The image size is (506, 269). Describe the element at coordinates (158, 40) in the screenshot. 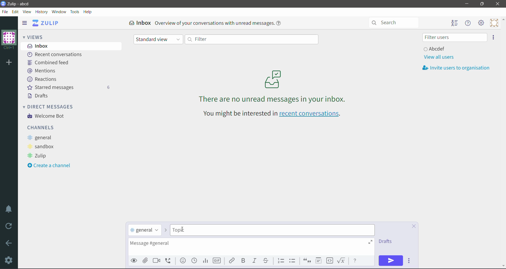

I see `Standard view` at that location.